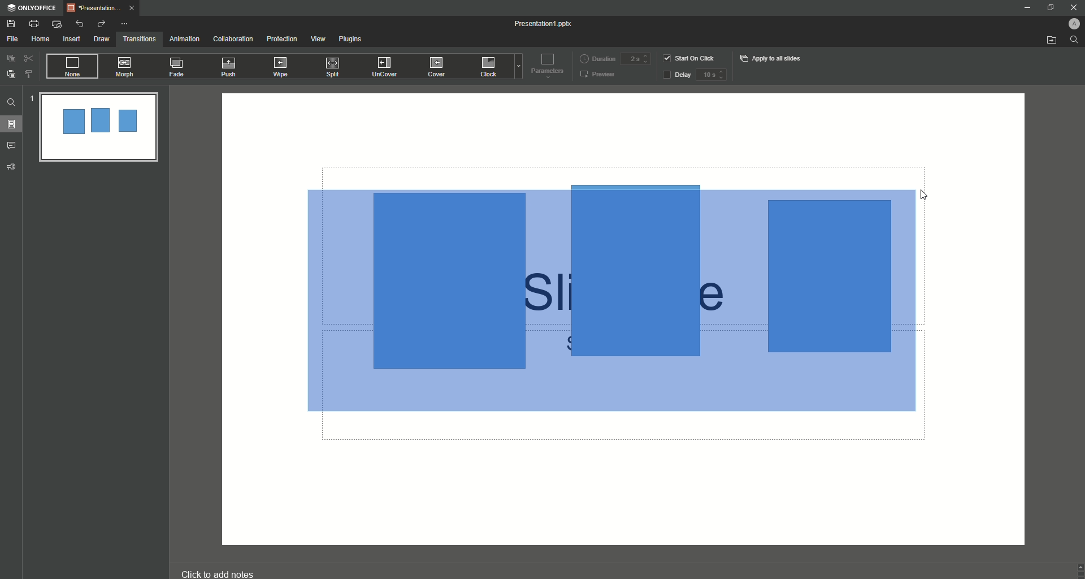 Image resolution: width=1085 pixels, height=579 pixels. I want to click on None, so click(71, 67).